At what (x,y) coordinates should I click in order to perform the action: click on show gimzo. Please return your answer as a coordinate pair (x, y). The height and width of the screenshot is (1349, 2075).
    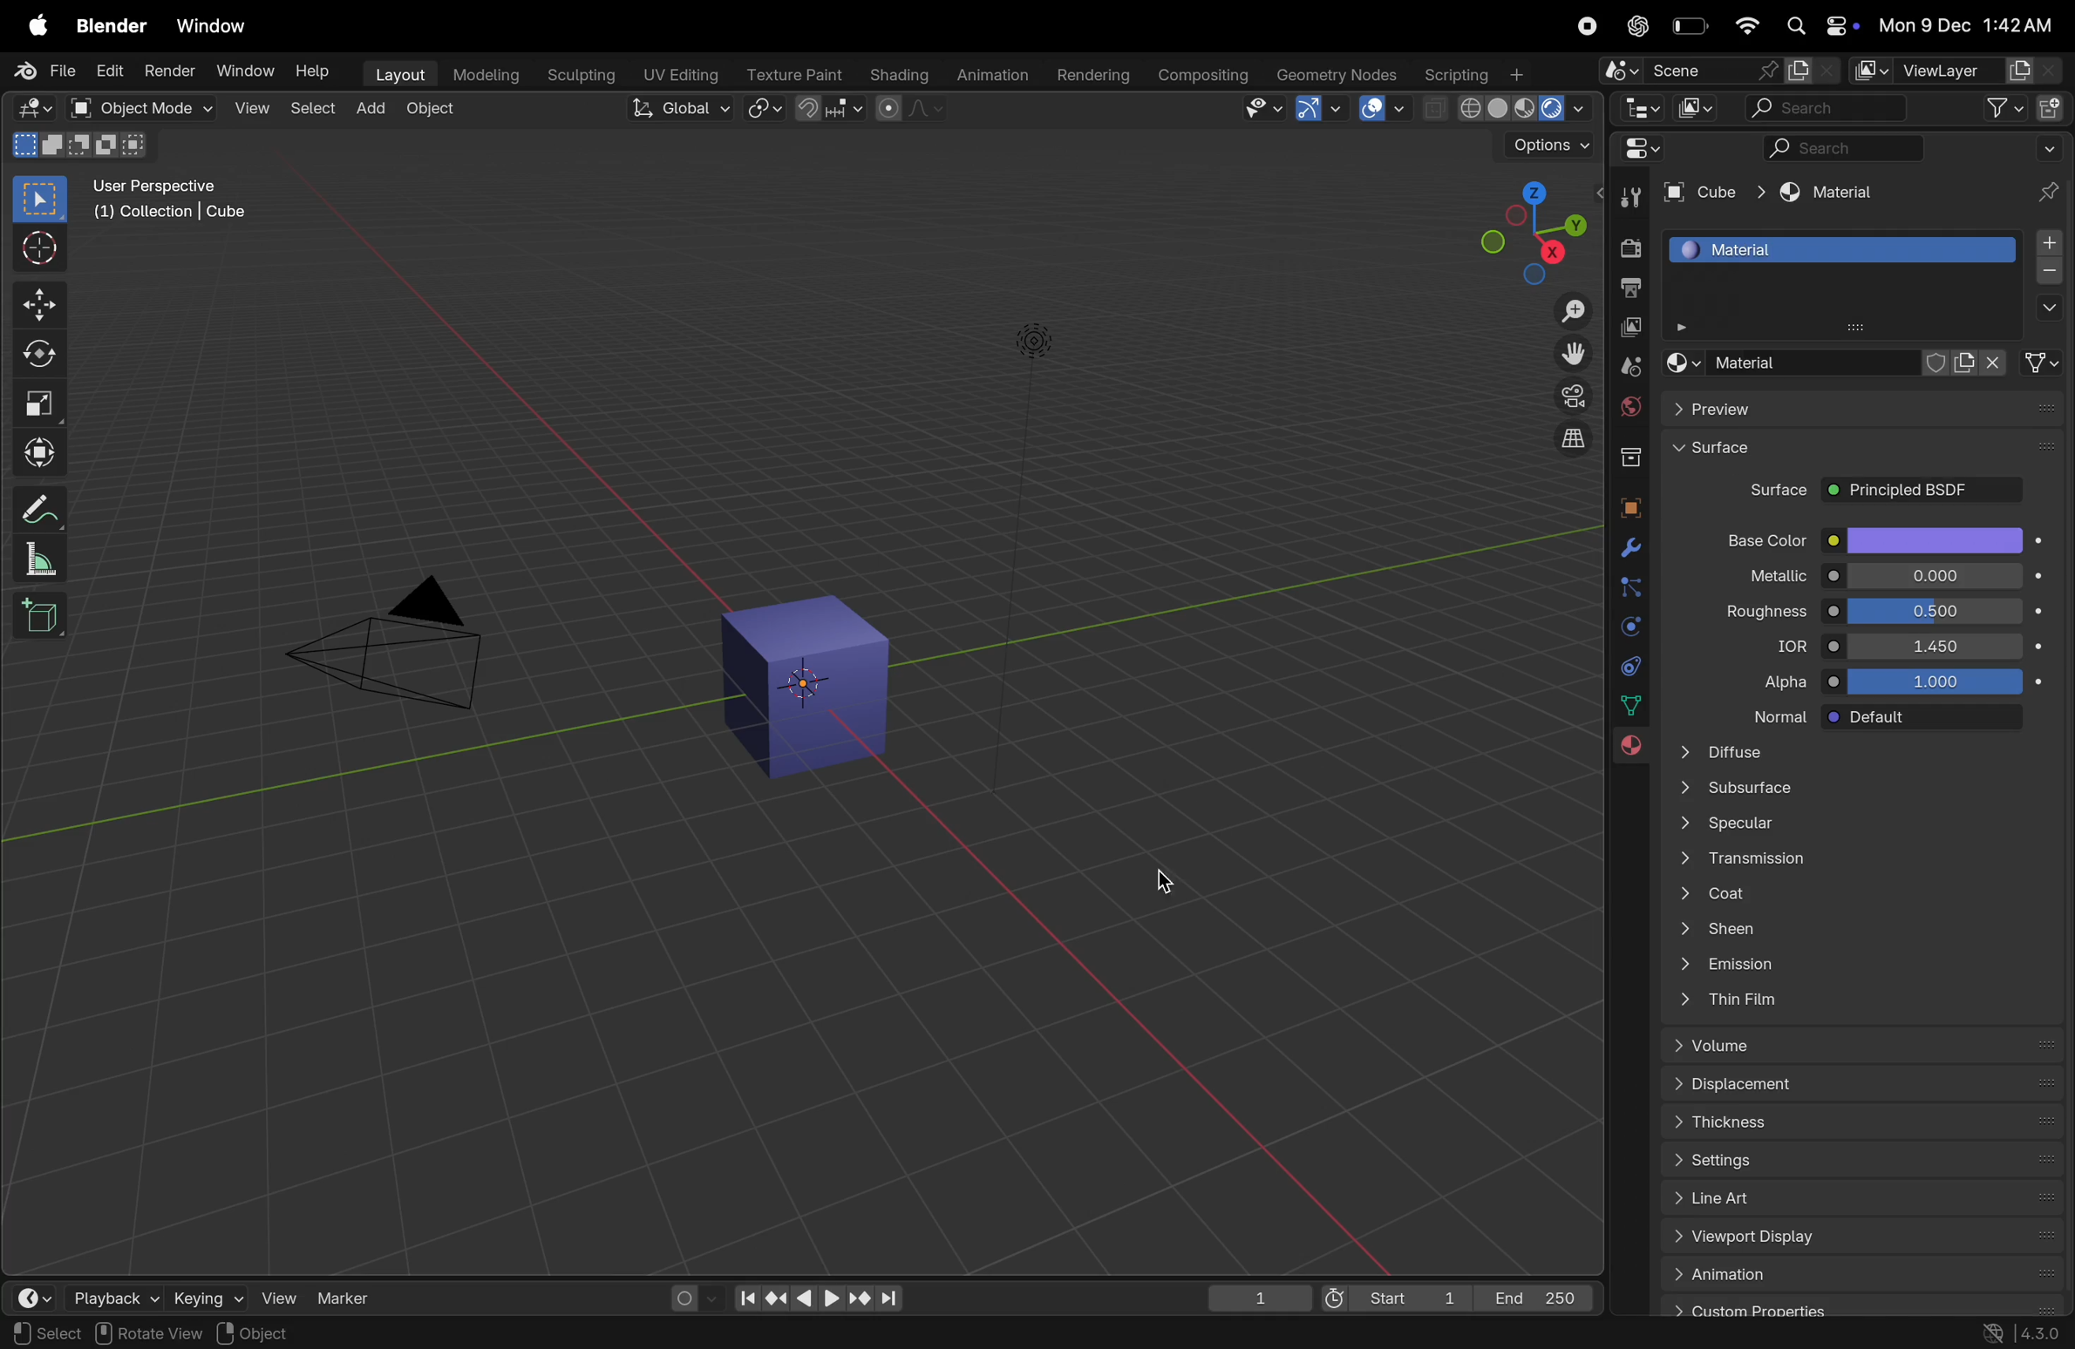
    Looking at the image, I should click on (1319, 108).